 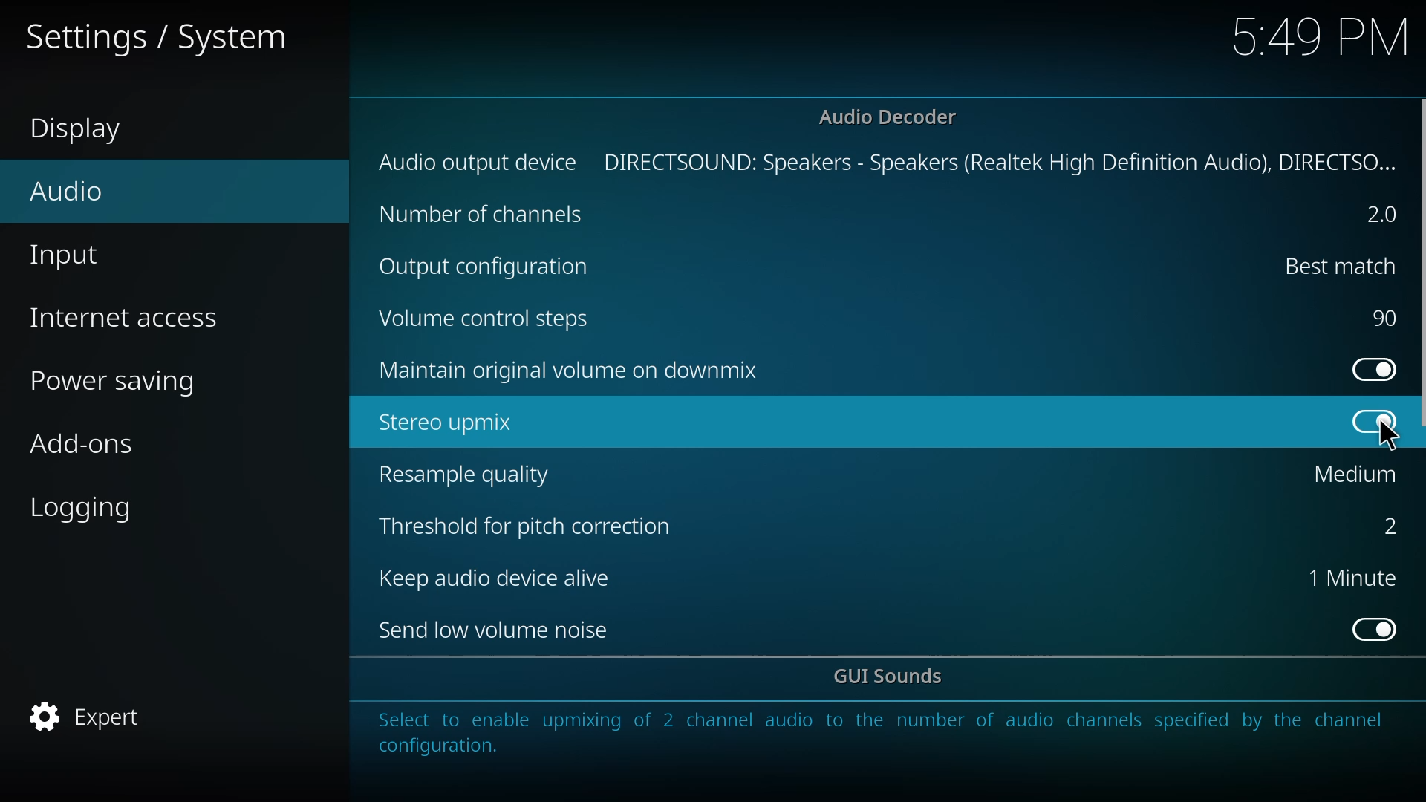 I want to click on 1, so click(x=1353, y=576).